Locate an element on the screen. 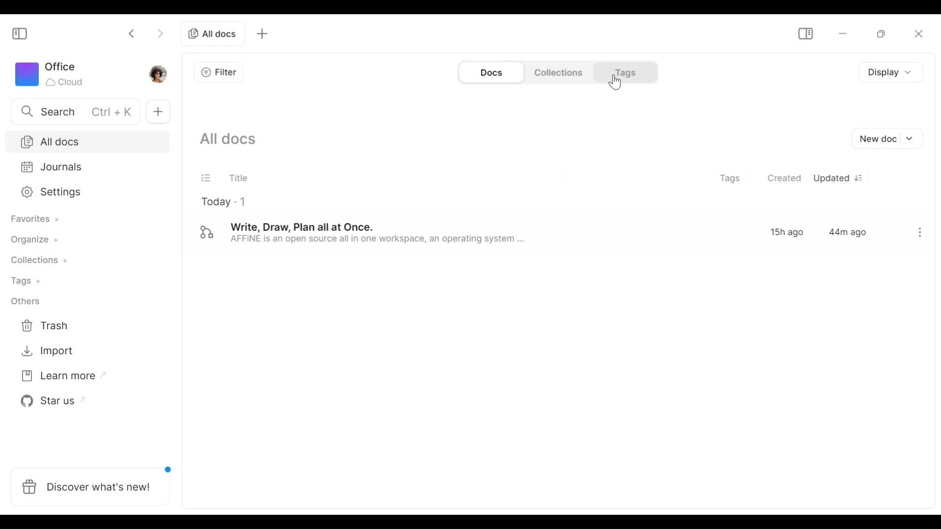 This screenshot has width=941, height=529. Created is located at coordinates (782, 178).